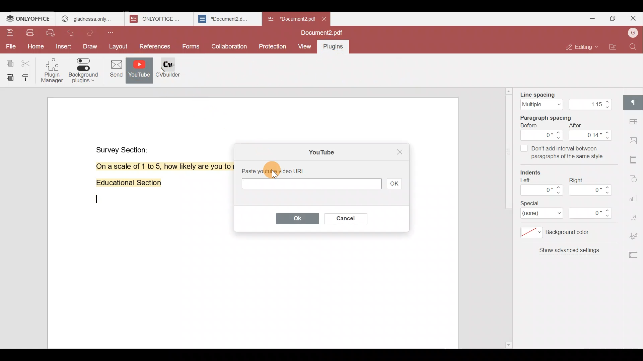  What do you see at coordinates (54, 73) in the screenshot?
I see `Plugin manager` at bounding box center [54, 73].